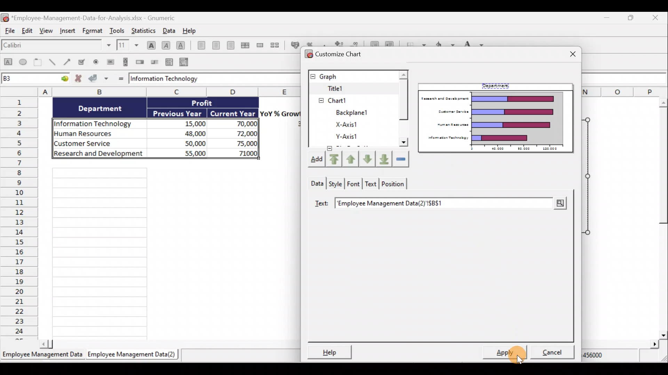 This screenshot has height=375, width=668. What do you see at coordinates (385, 160) in the screenshot?
I see `Move downward` at bounding box center [385, 160].